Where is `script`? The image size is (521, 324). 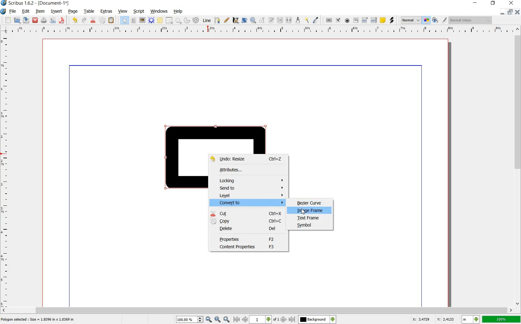 script is located at coordinates (138, 11).